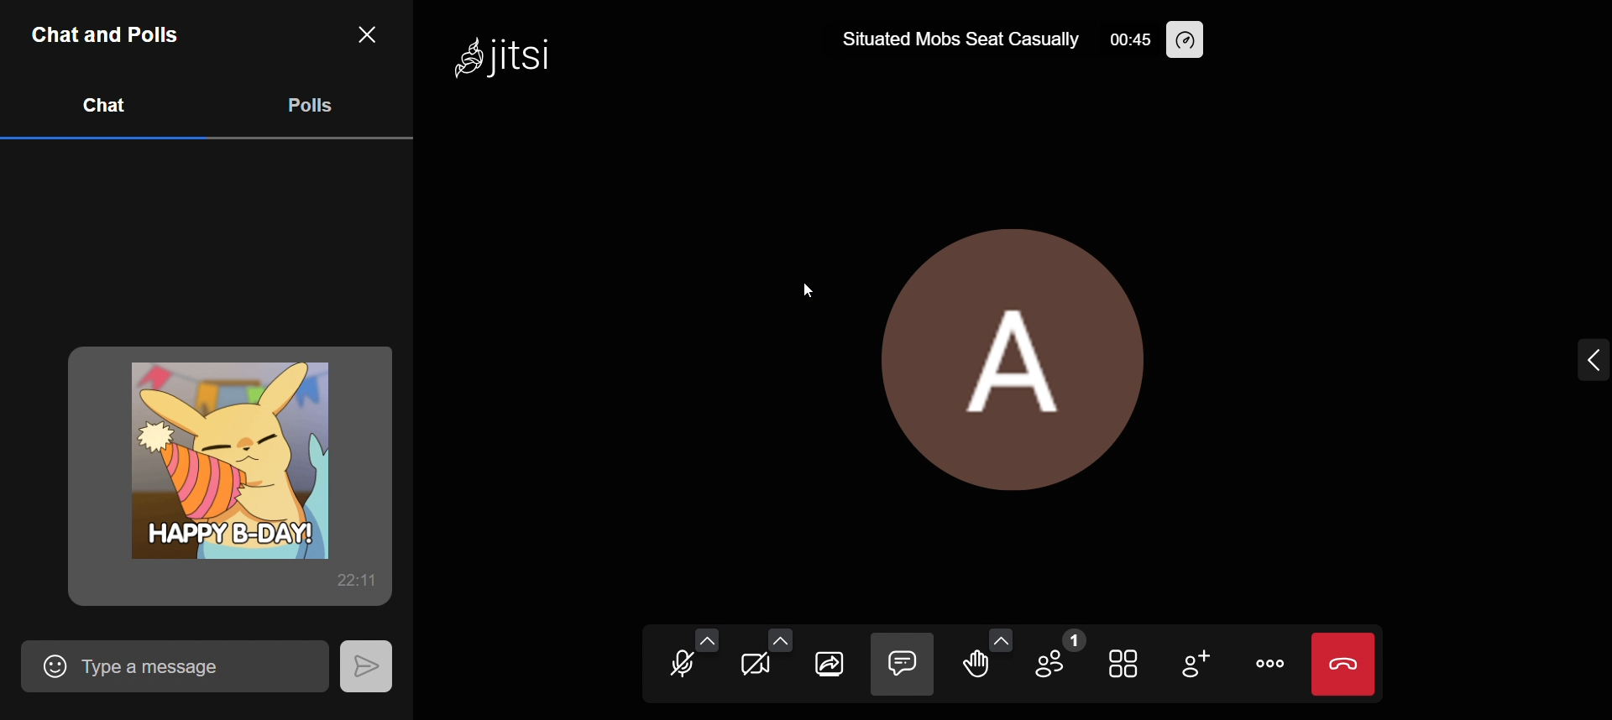 The width and height of the screenshot is (1612, 720). Describe the element at coordinates (830, 662) in the screenshot. I see `share screen` at that location.